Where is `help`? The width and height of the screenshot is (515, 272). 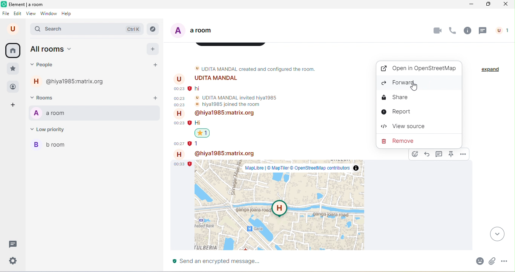 help is located at coordinates (67, 14).